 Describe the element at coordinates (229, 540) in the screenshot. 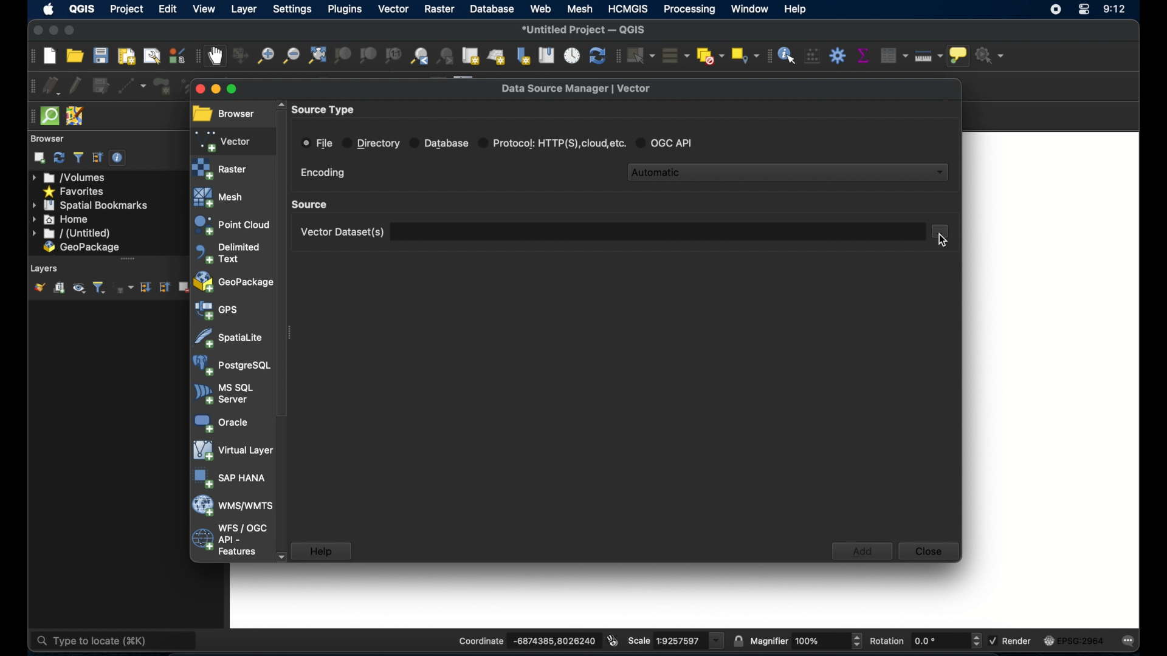

I see `wfs/ogc api - features` at that location.